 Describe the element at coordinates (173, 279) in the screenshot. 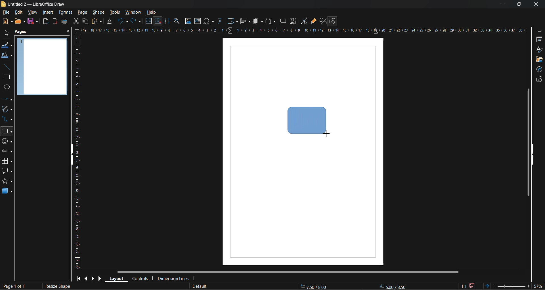

I see `dimension lines` at that location.